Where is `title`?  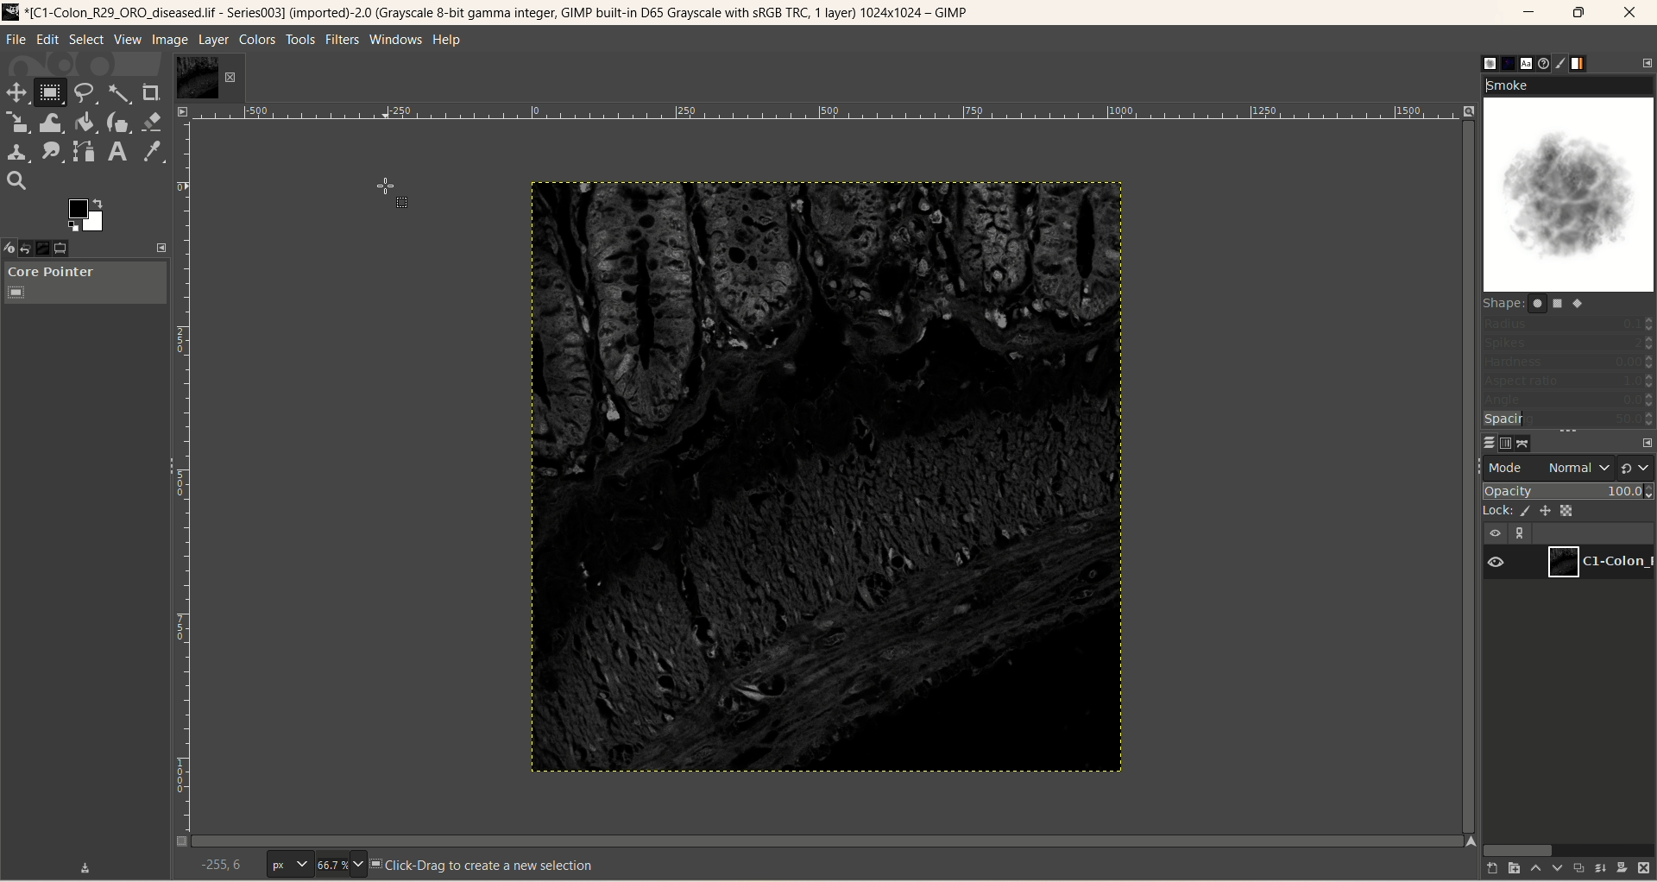
title is located at coordinates (498, 12).